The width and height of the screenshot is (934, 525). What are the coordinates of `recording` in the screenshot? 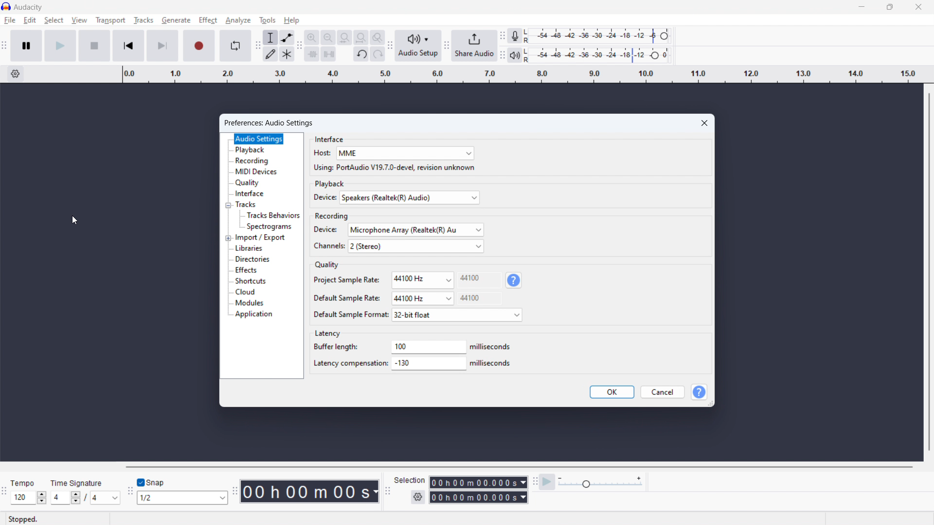 It's located at (332, 214).